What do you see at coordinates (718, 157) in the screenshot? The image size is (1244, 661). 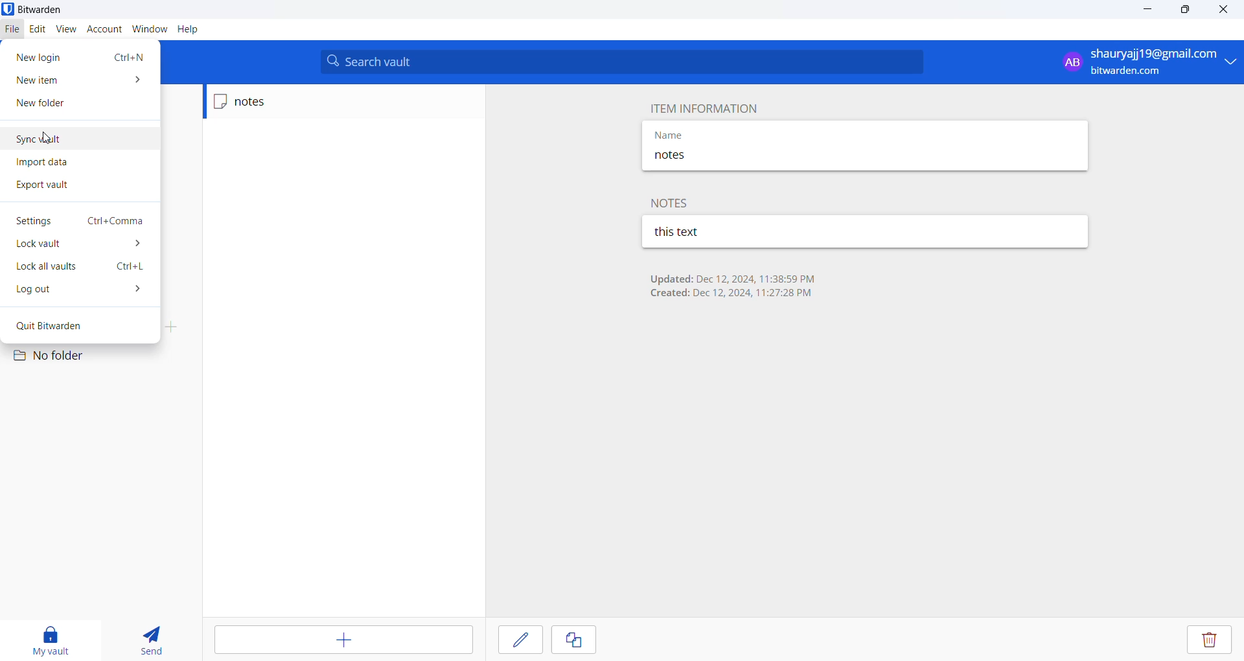 I see `notes` at bounding box center [718, 157].